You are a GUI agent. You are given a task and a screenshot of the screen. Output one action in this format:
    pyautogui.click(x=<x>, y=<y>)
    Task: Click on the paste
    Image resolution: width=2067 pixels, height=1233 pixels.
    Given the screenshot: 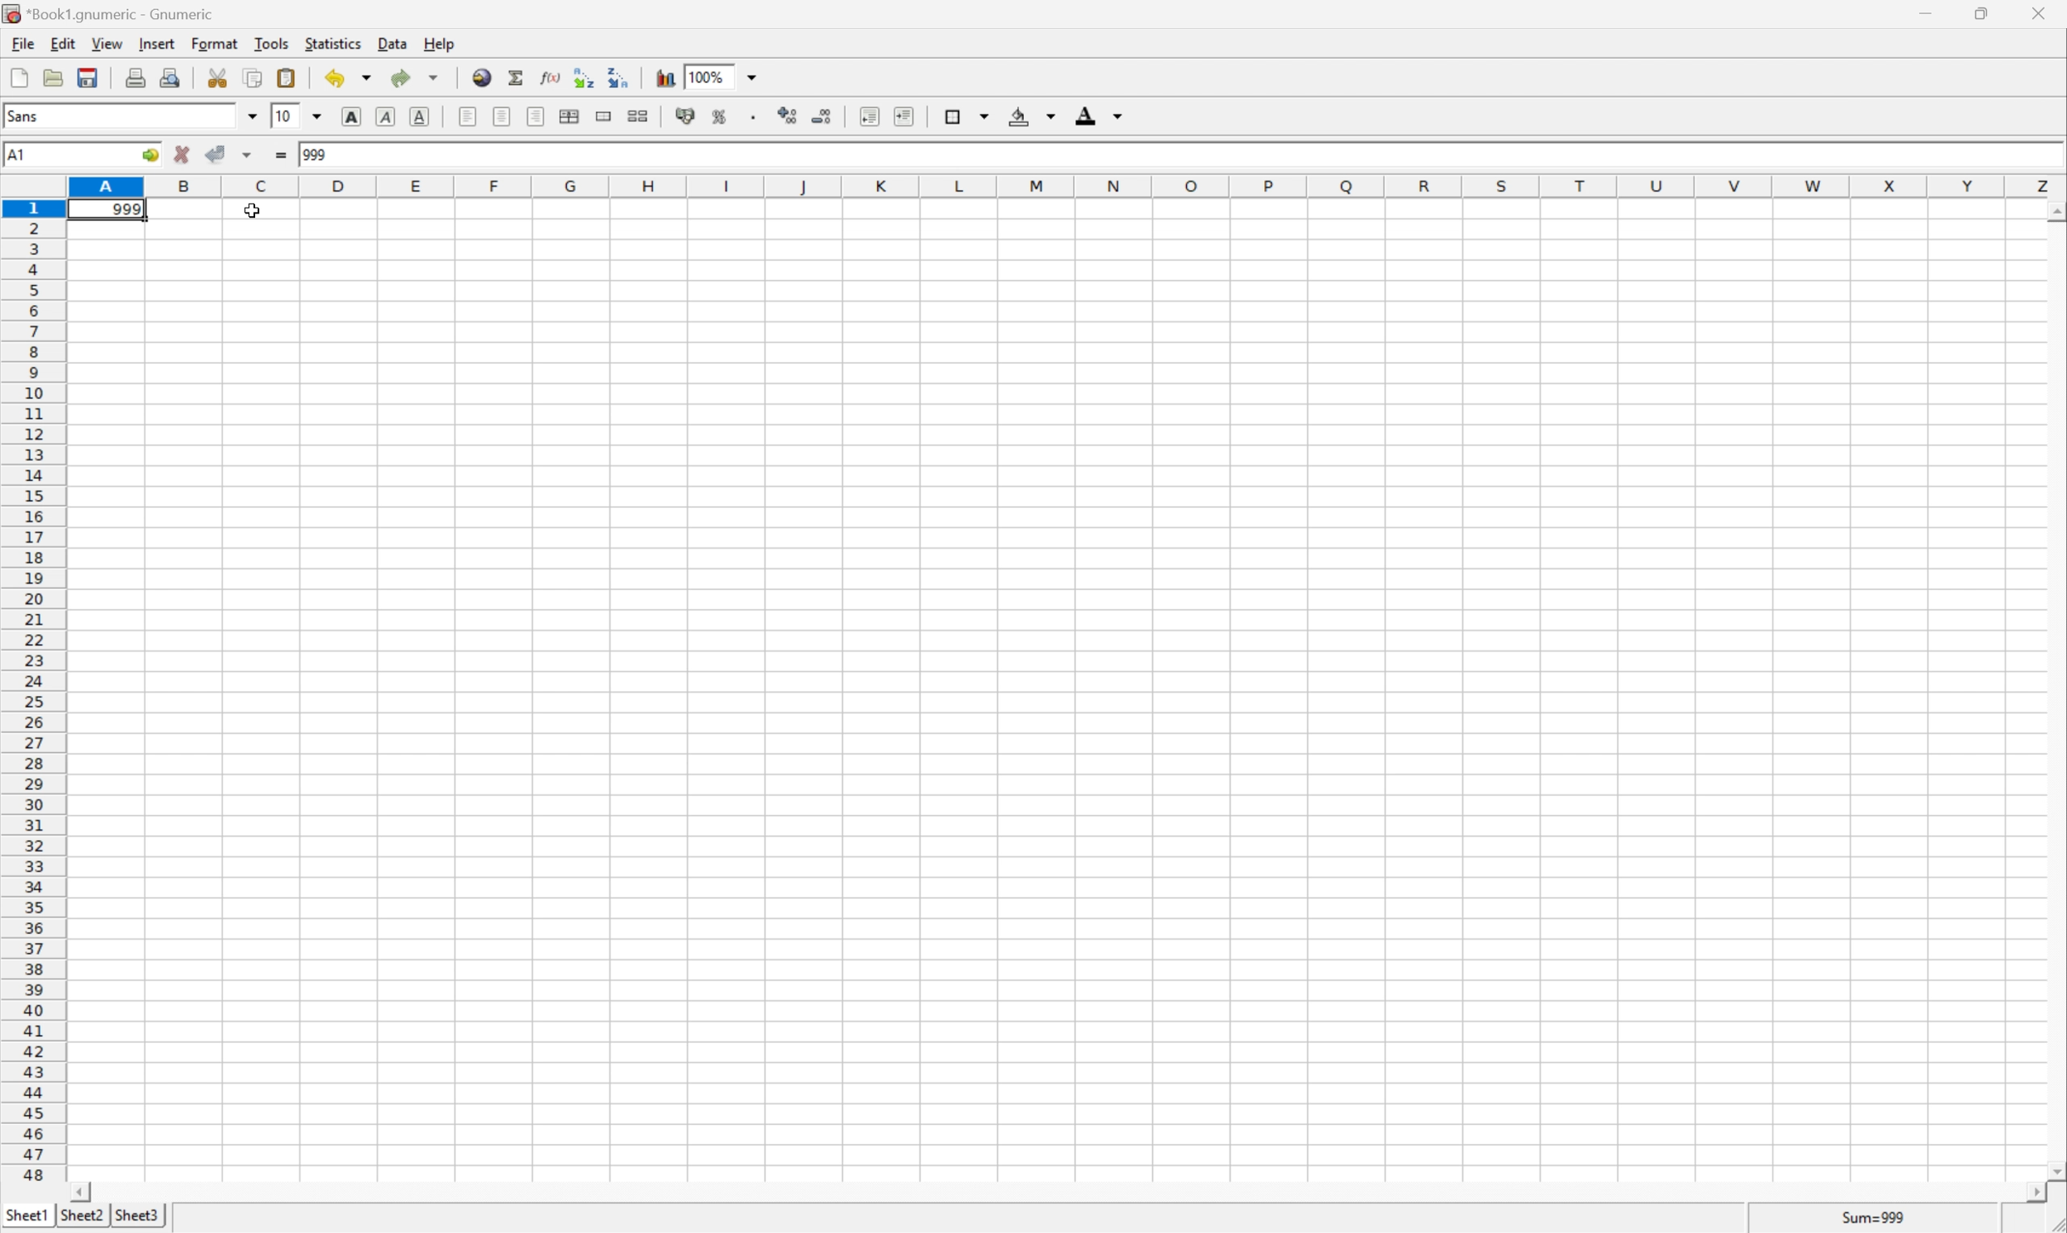 What is the action you would take?
    pyautogui.click(x=287, y=78)
    